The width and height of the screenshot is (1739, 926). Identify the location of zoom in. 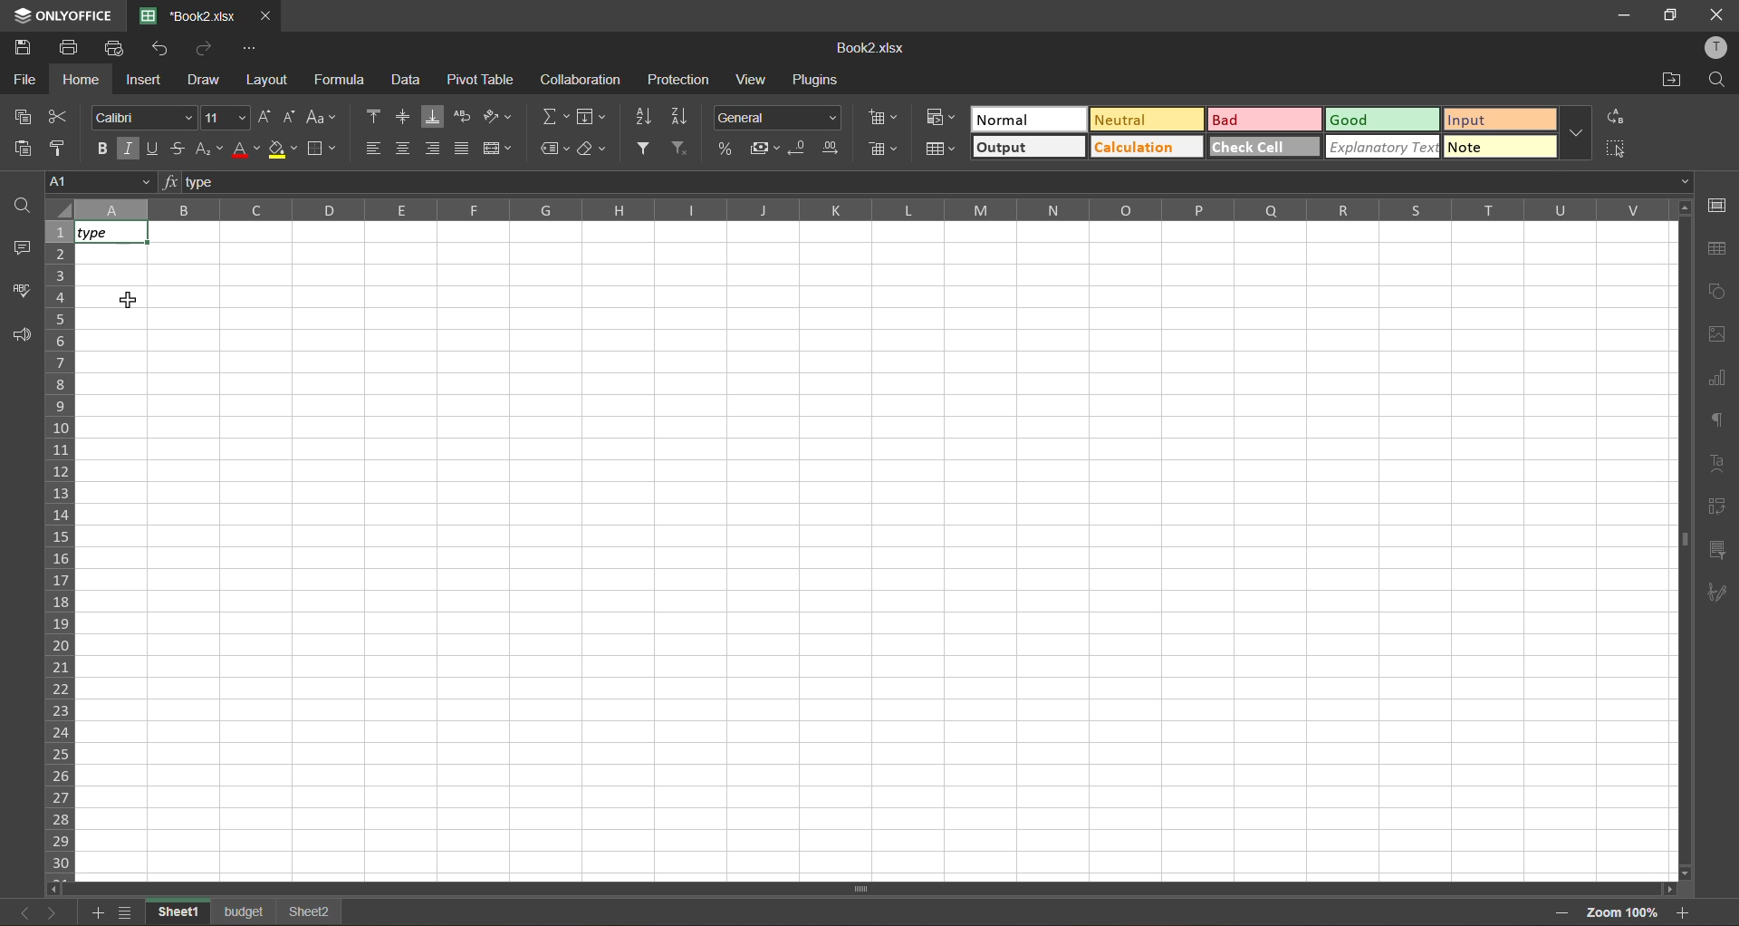
(1686, 911).